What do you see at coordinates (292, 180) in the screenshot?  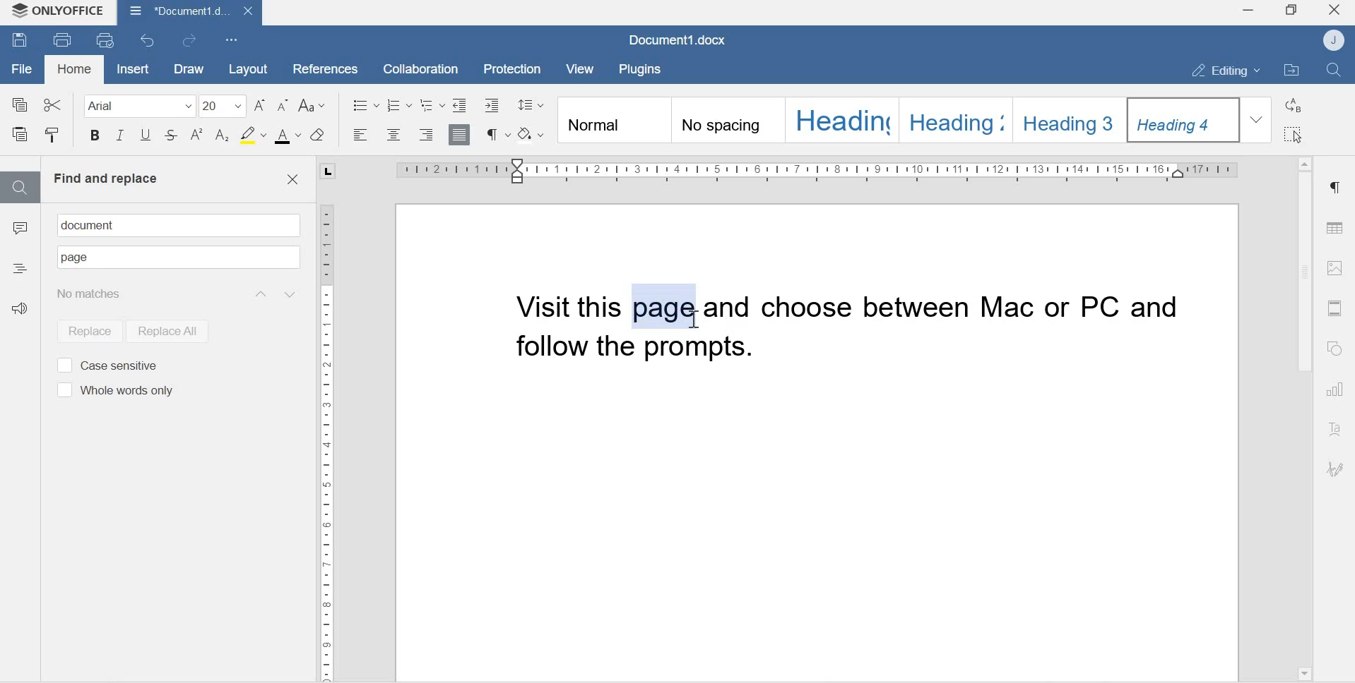 I see `Close find` at bounding box center [292, 180].